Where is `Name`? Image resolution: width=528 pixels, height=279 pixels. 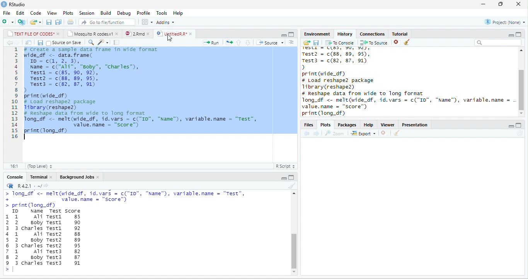 Name is located at coordinates (36, 211).